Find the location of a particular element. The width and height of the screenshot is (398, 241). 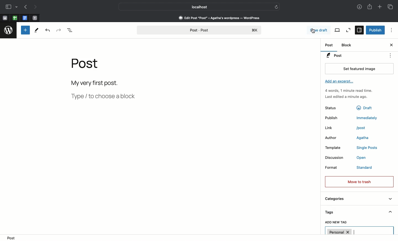

Post is located at coordinates (200, 29).